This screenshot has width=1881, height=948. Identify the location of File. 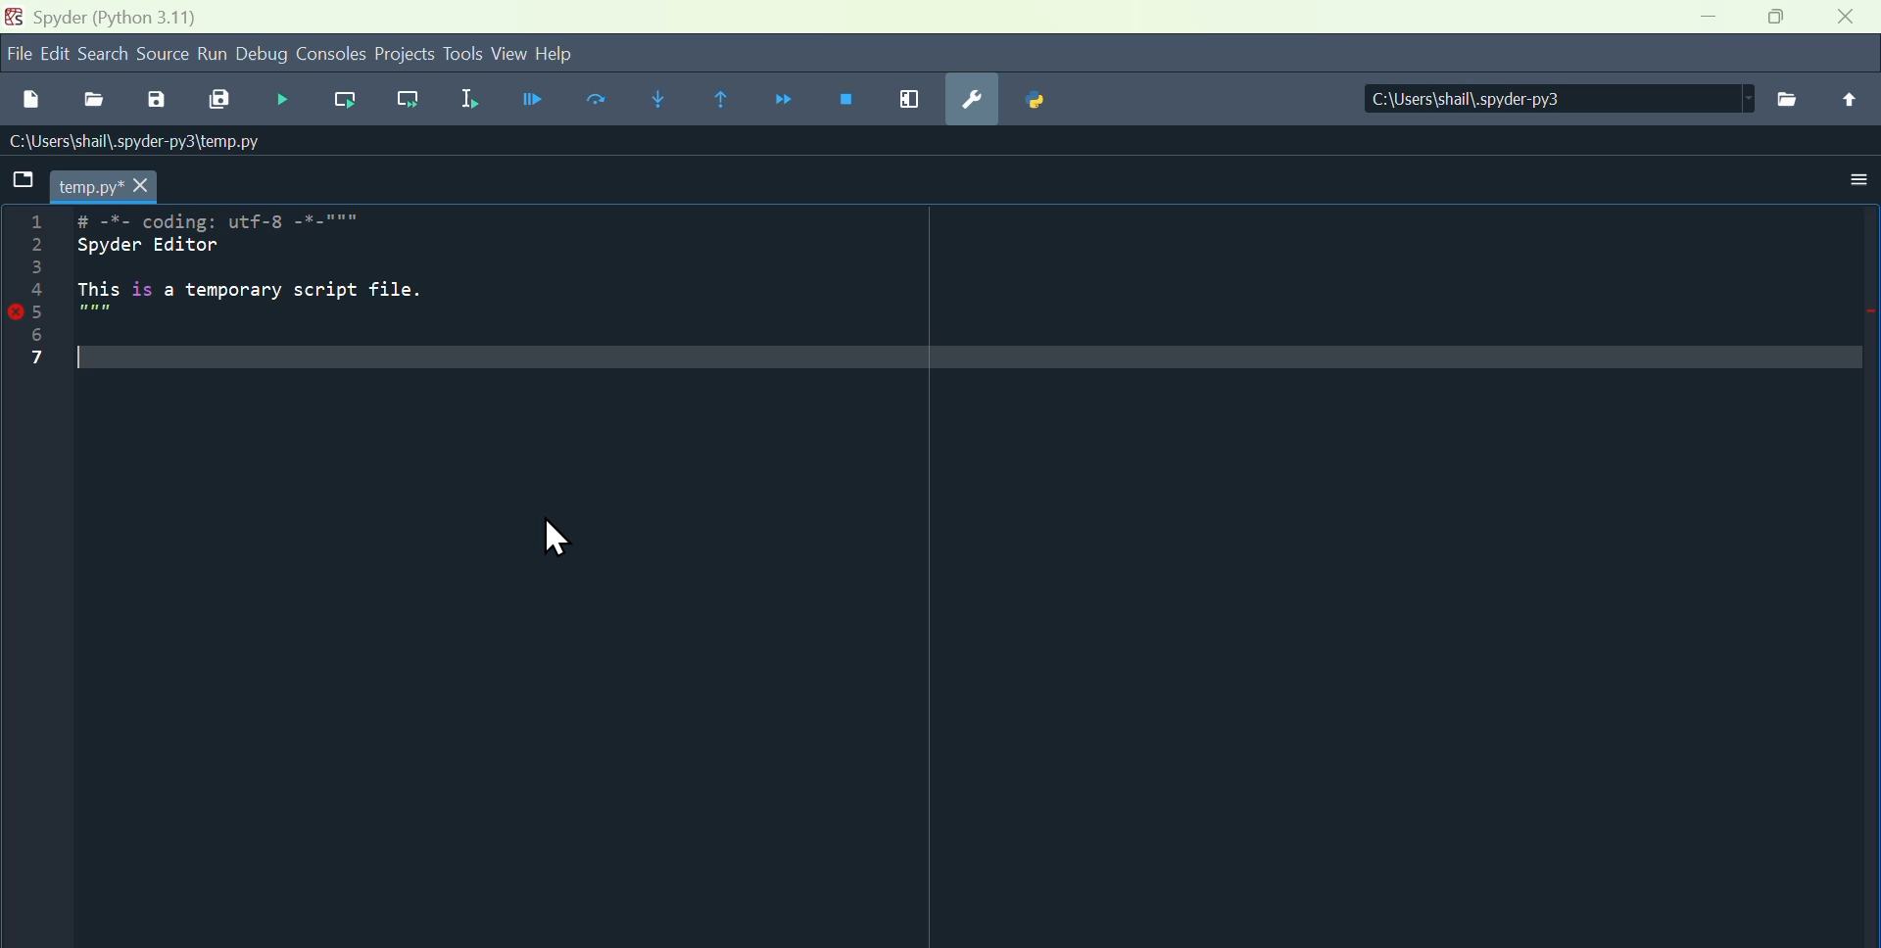
(1794, 100).